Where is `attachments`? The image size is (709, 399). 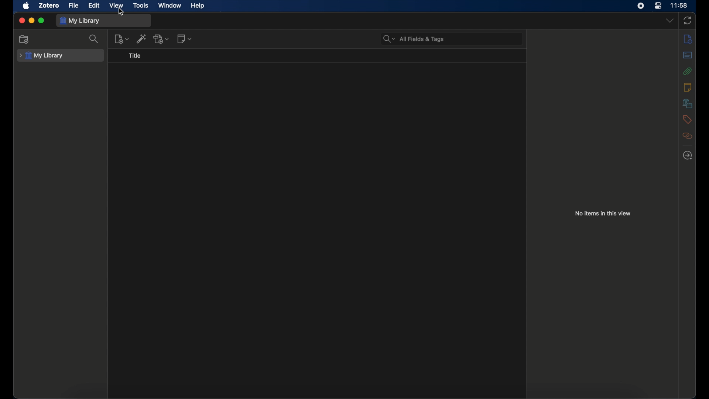 attachments is located at coordinates (687, 71).